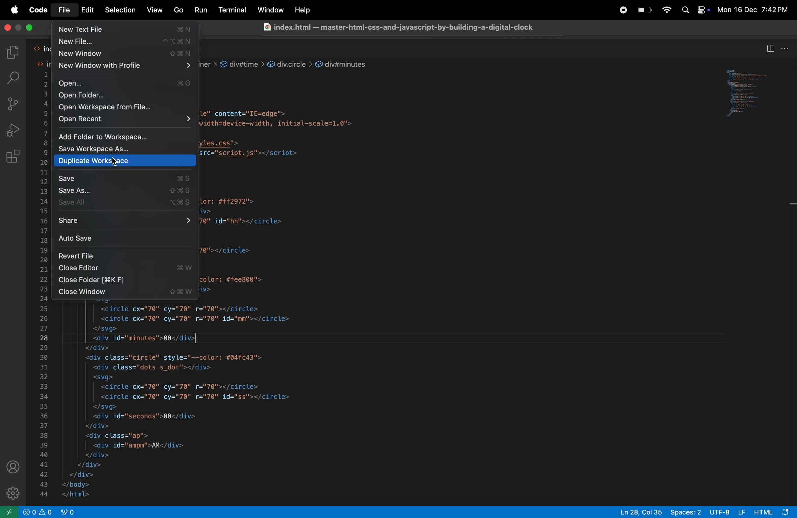 This screenshot has width=797, height=518. What do you see at coordinates (623, 10) in the screenshot?
I see `record` at bounding box center [623, 10].